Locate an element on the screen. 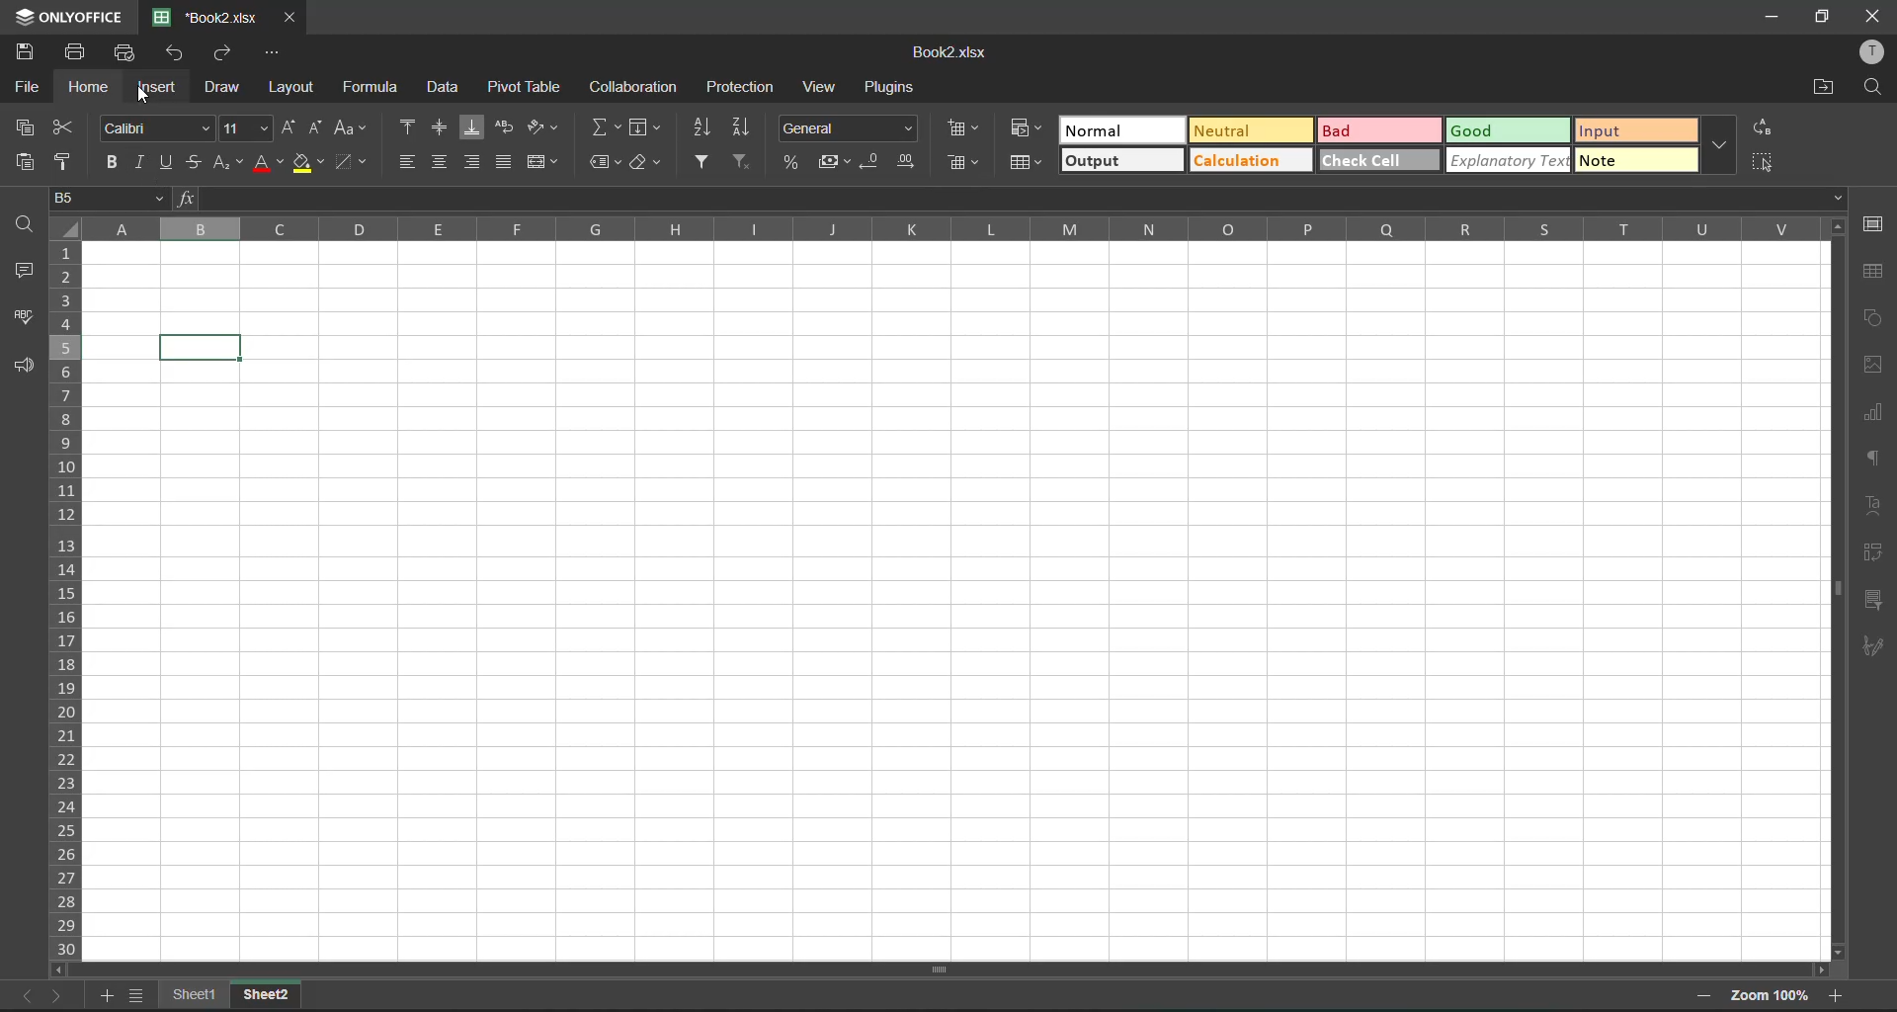 The image size is (1897, 1012). spellcheck is located at coordinates (24, 320).